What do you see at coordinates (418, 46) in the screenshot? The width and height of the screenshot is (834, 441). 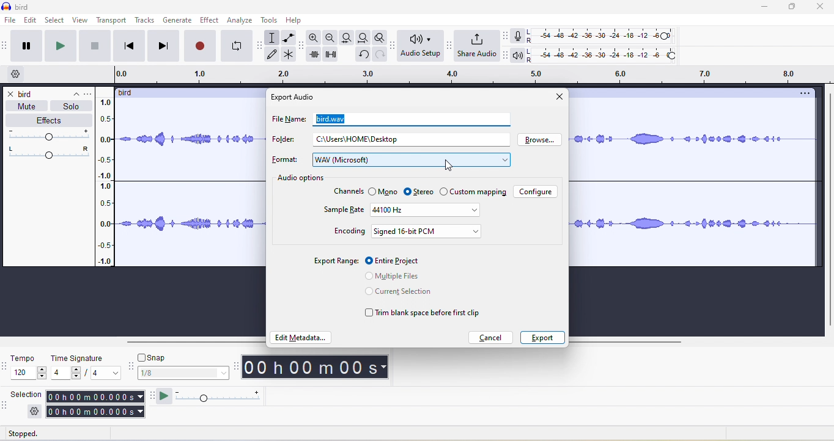 I see `audio setup` at bounding box center [418, 46].